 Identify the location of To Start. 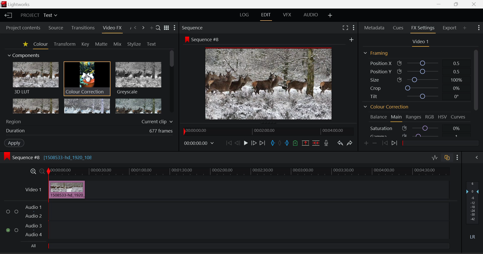
(228, 144).